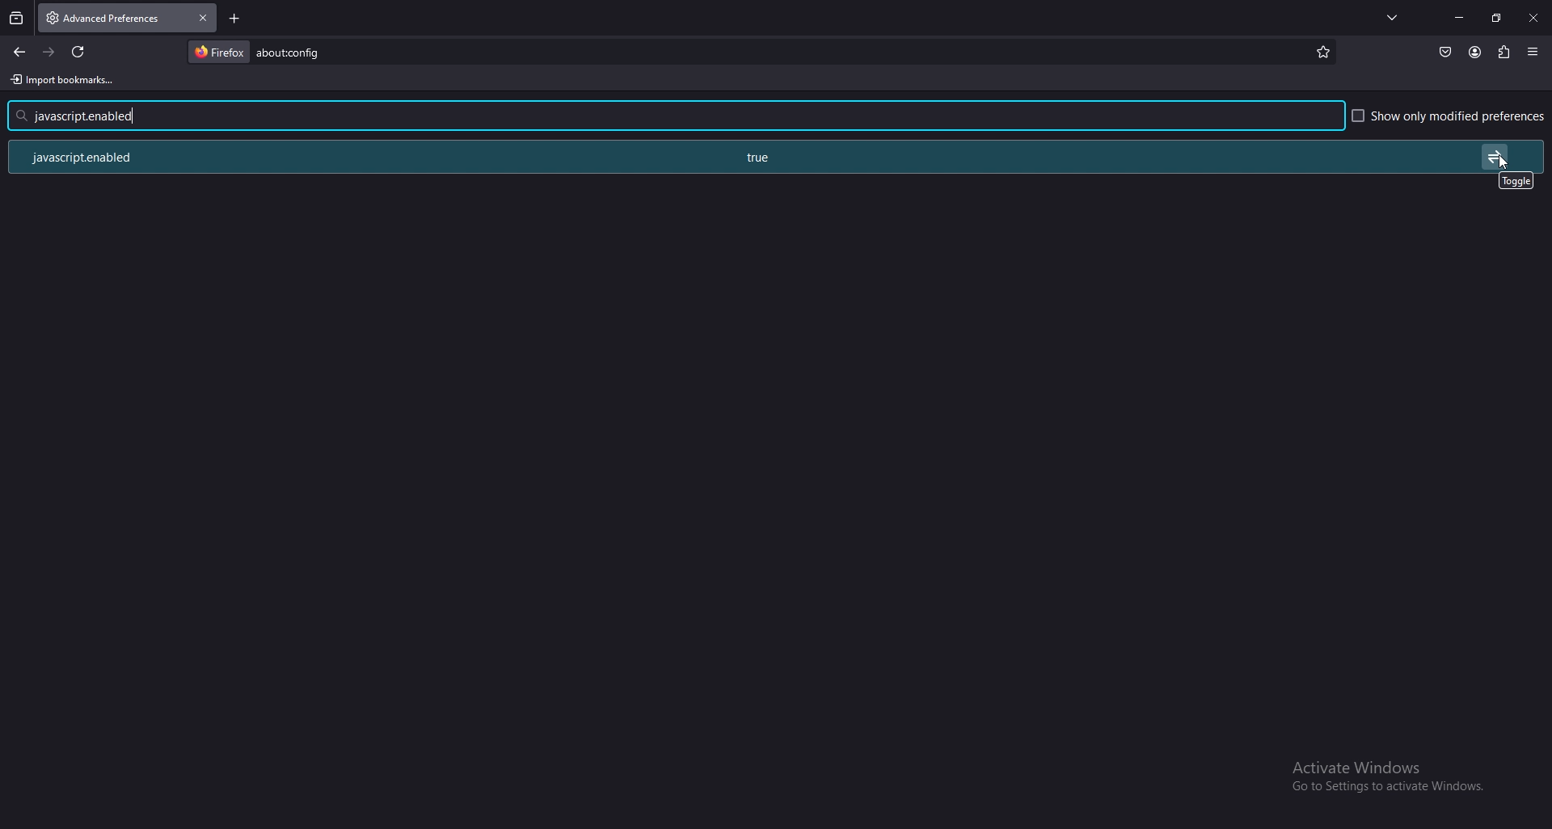 The width and height of the screenshot is (1552, 829). Describe the element at coordinates (1394, 16) in the screenshot. I see `list all tabs` at that location.